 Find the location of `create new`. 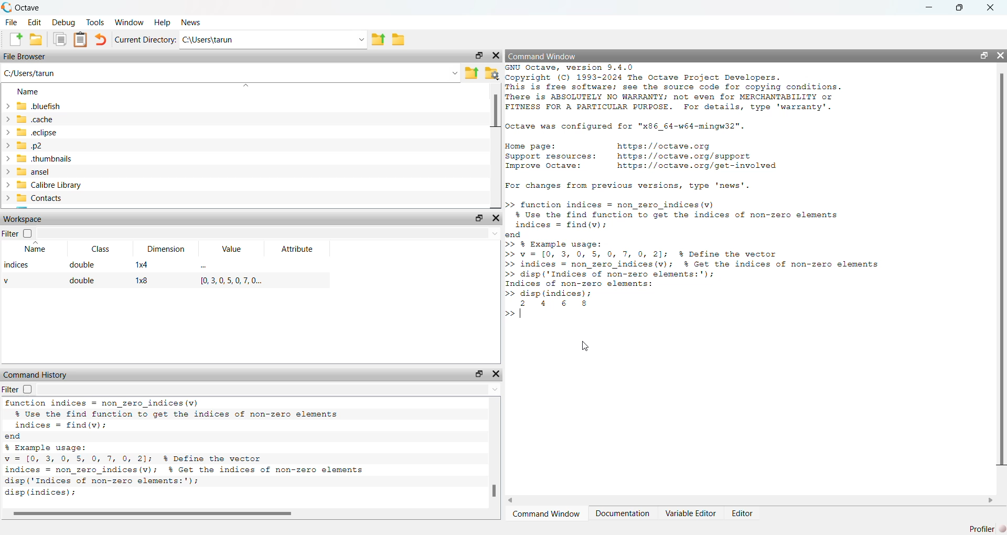

create new is located at coordinates (13, 41).